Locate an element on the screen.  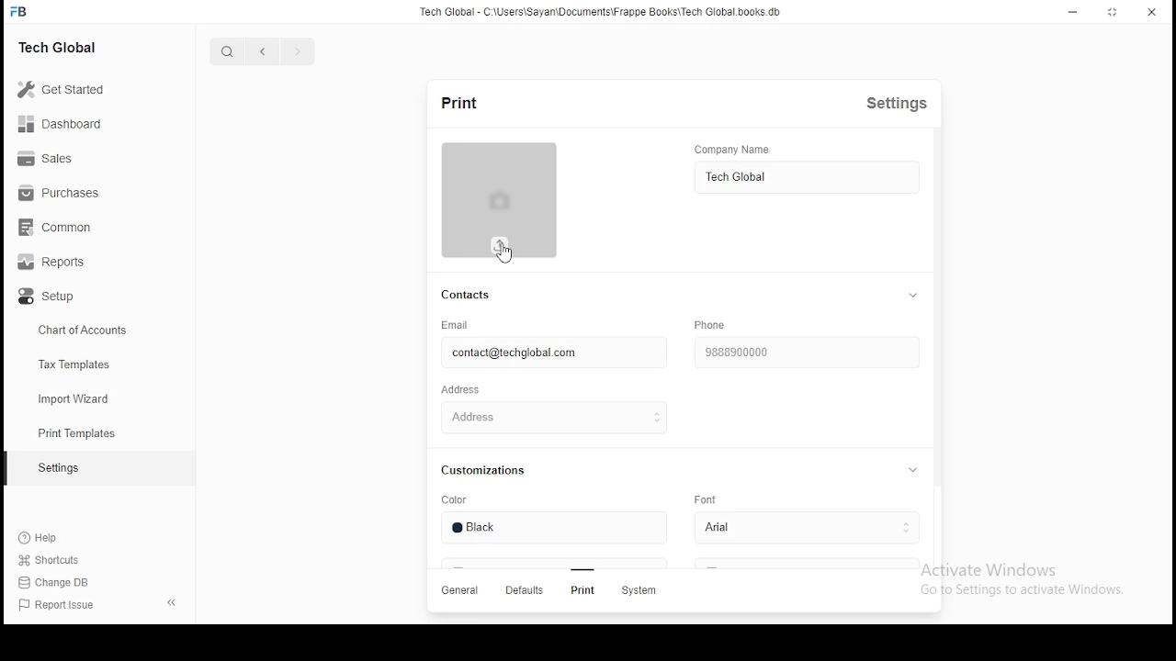
import wizard  is located at coordinates (75, 398).